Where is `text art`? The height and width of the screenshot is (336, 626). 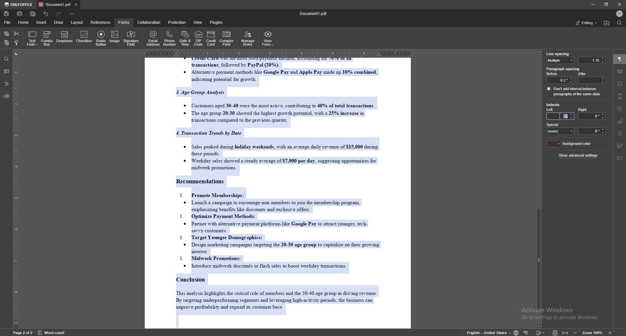 text art is located at coordinates (619, 133).